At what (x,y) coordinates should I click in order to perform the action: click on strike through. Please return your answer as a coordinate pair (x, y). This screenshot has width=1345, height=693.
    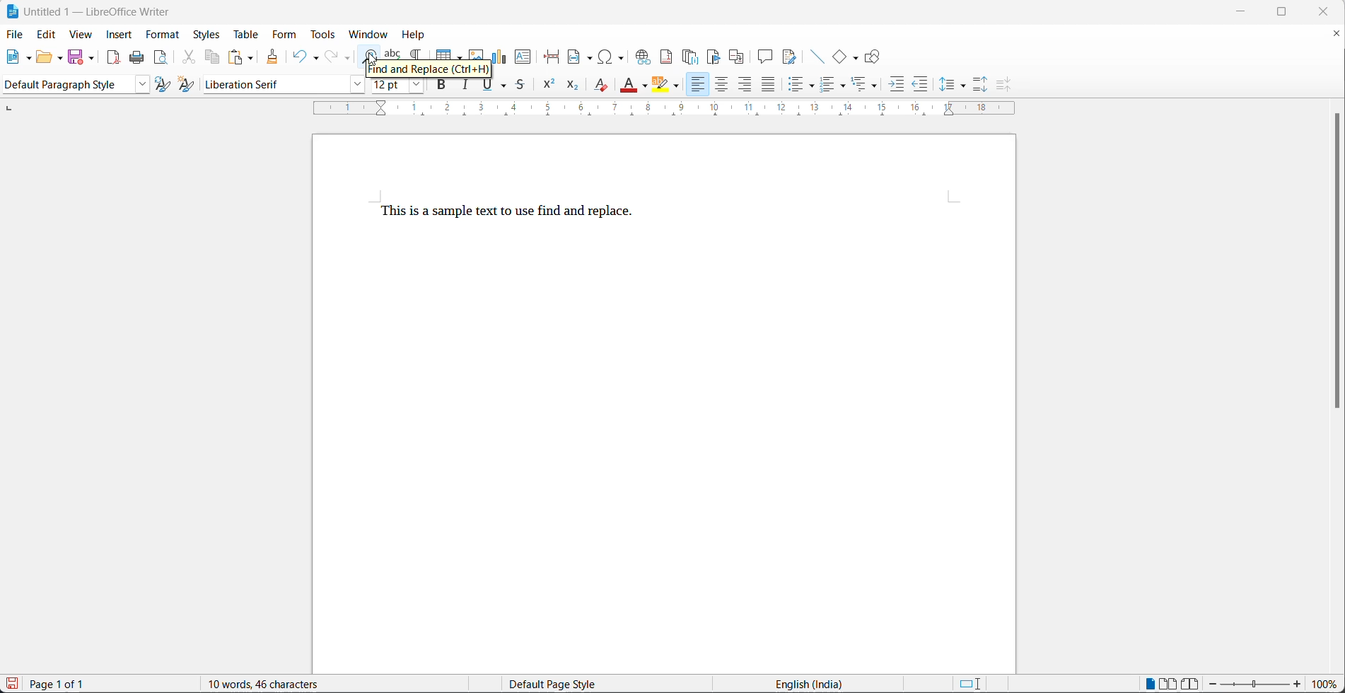
    Looking at the image, I should click on (523, 86).